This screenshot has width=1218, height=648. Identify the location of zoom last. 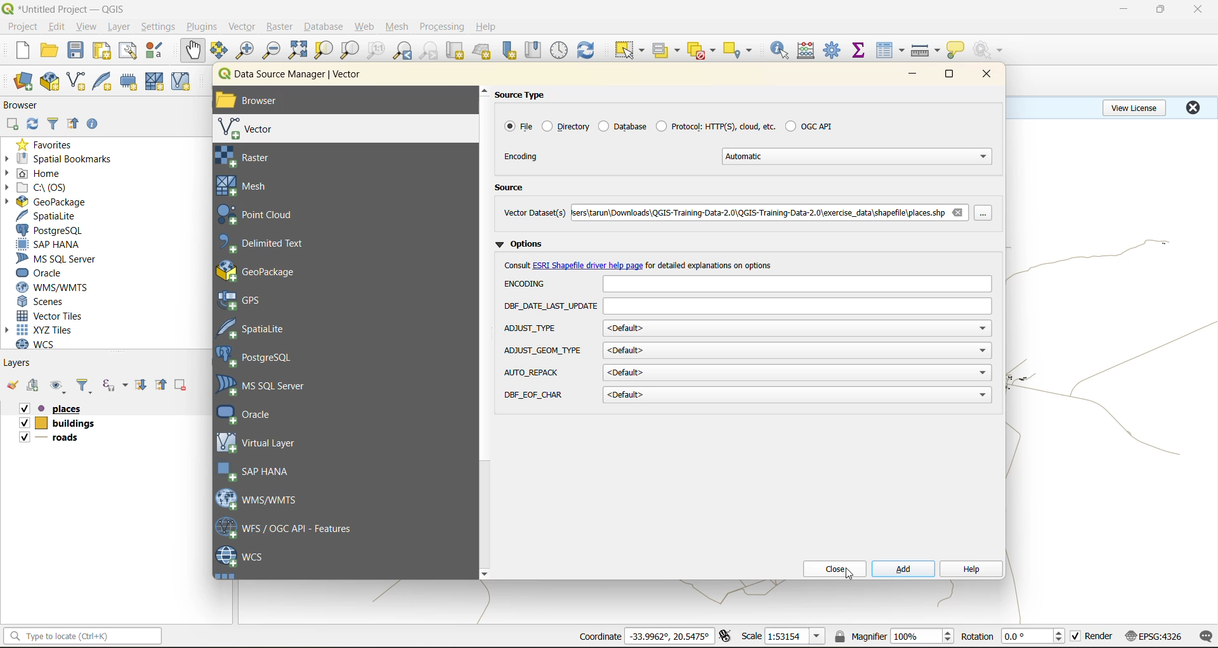
(402, 51).